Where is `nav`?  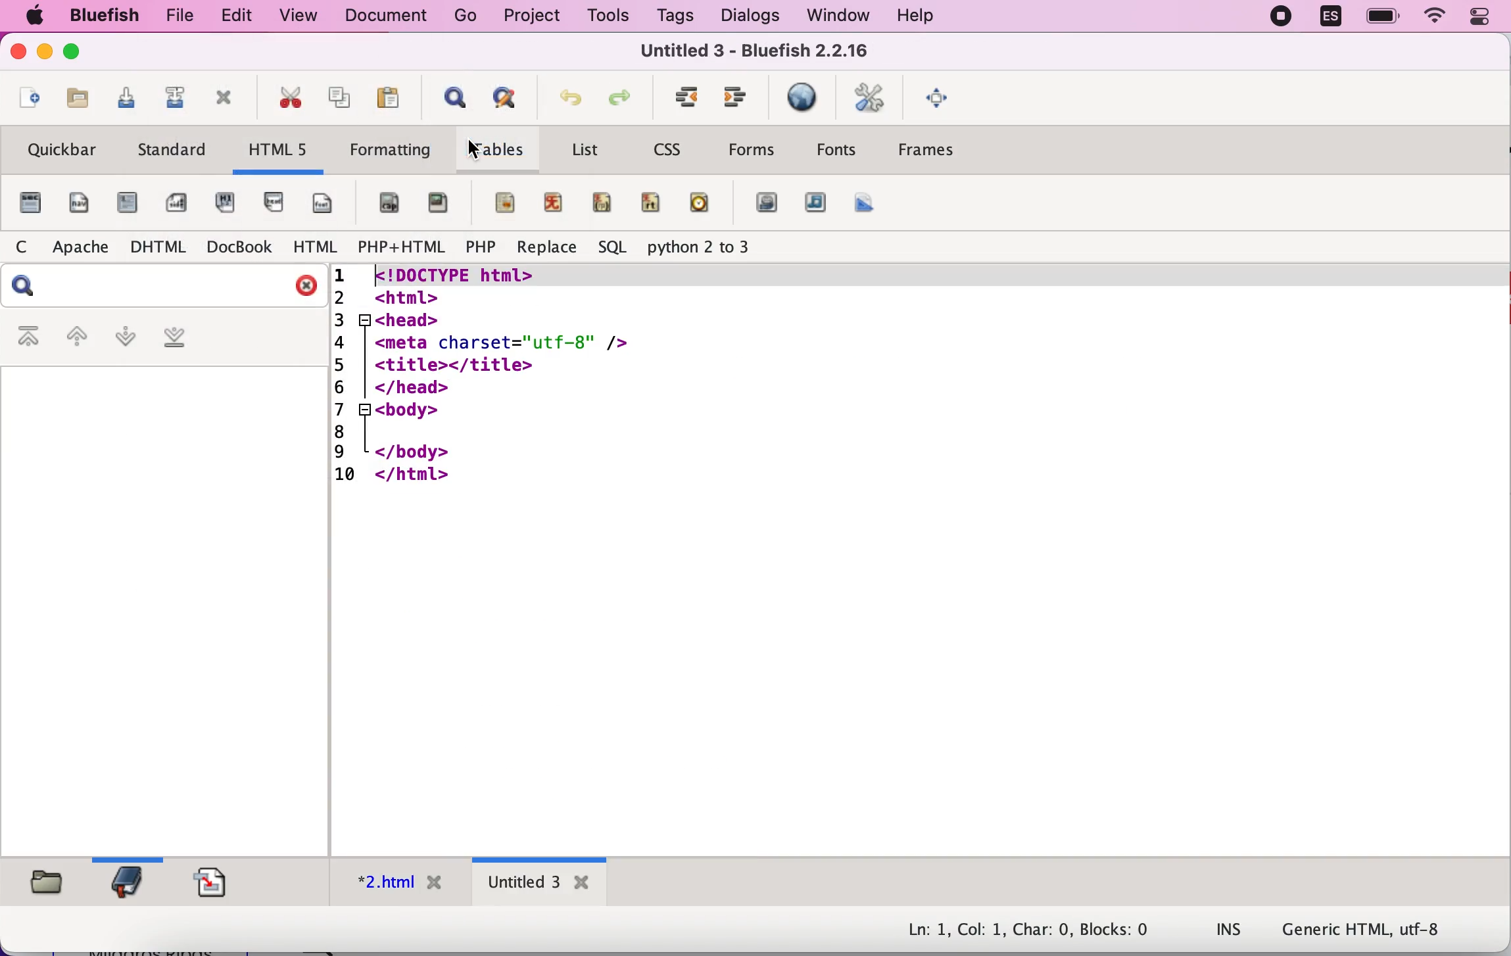 nav is located at coordinates (76, 203).